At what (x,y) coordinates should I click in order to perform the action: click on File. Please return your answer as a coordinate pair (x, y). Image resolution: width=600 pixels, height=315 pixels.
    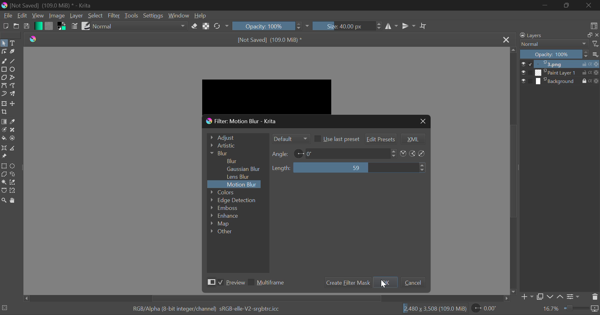
    Looking at the image, I should click on (7, 17).